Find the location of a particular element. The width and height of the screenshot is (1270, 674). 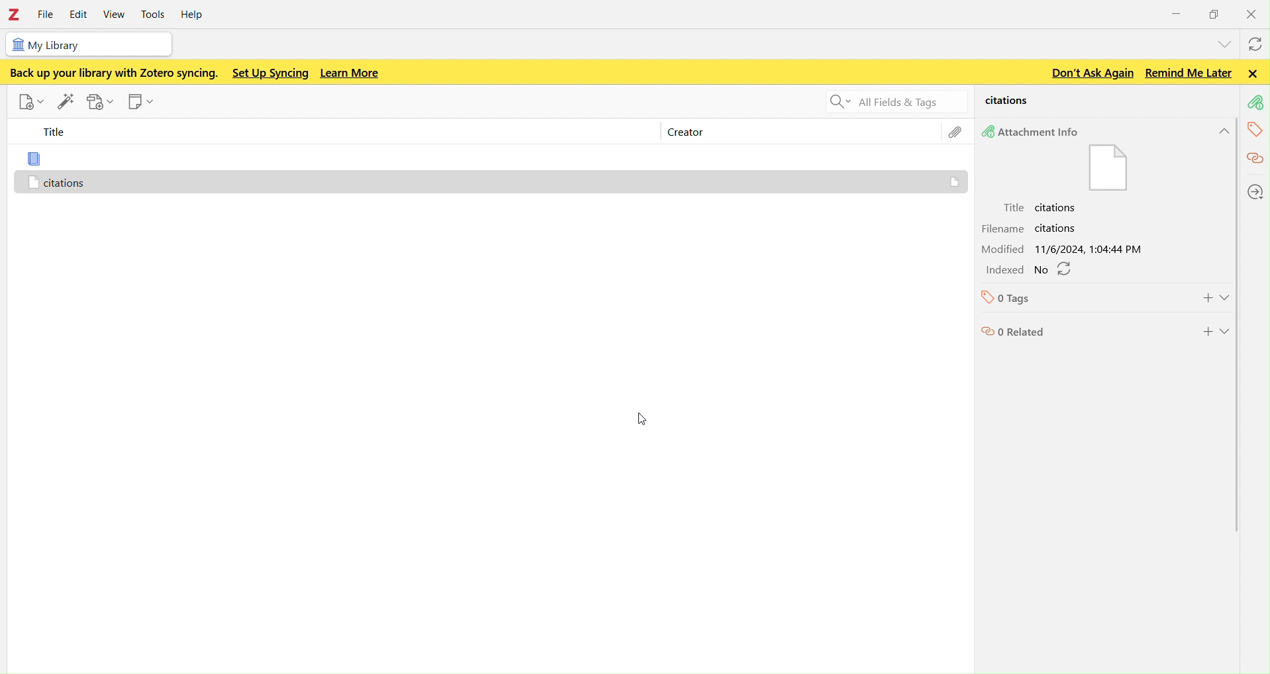

Modified is located at coordinates (1002, 249).